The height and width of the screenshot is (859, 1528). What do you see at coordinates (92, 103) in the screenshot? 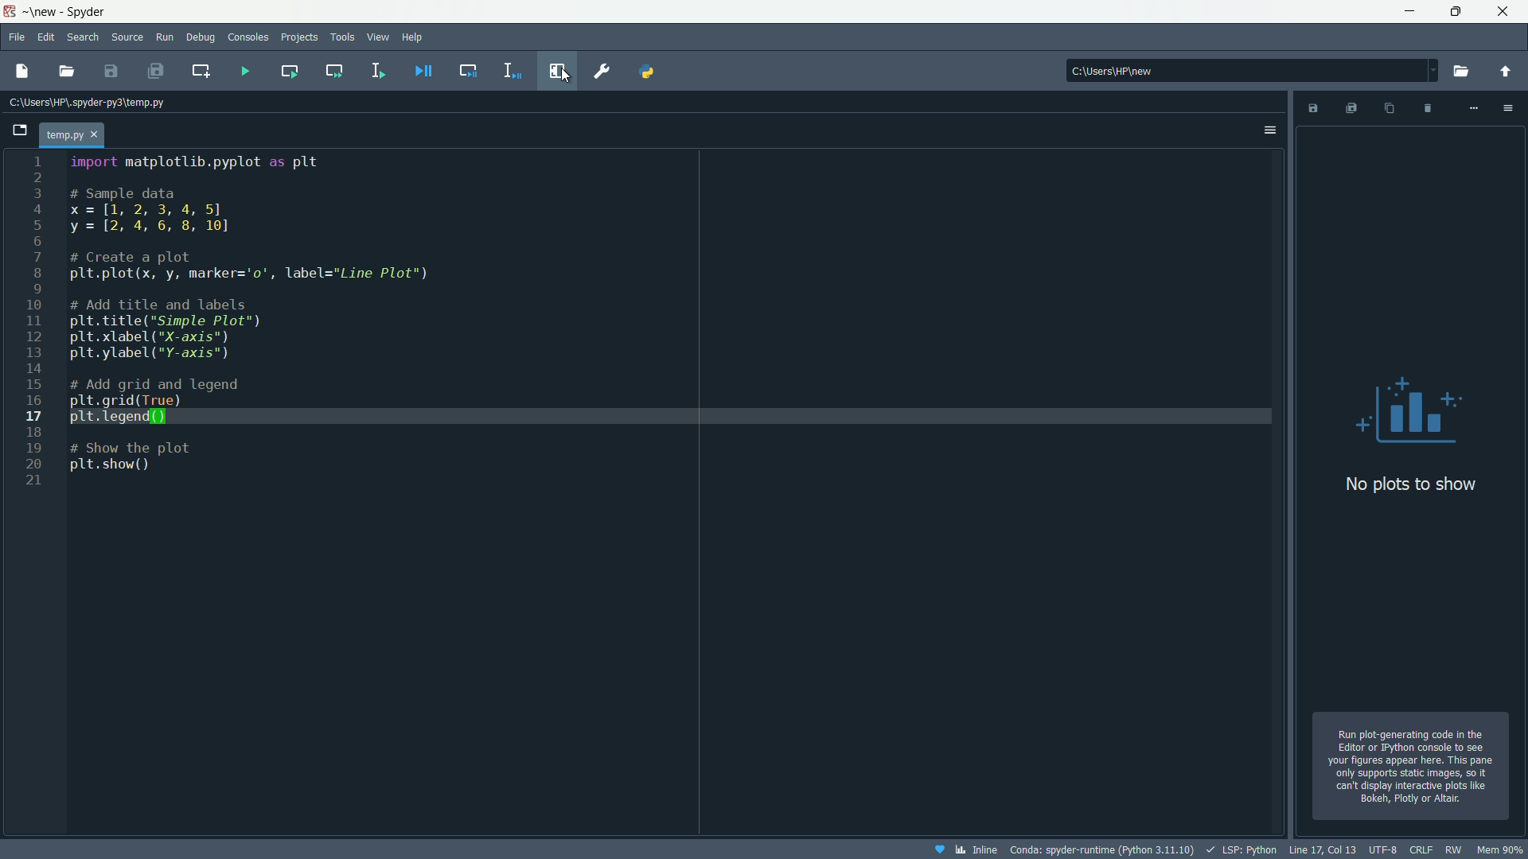
I see `file directory` at bounding box center [92, 103].